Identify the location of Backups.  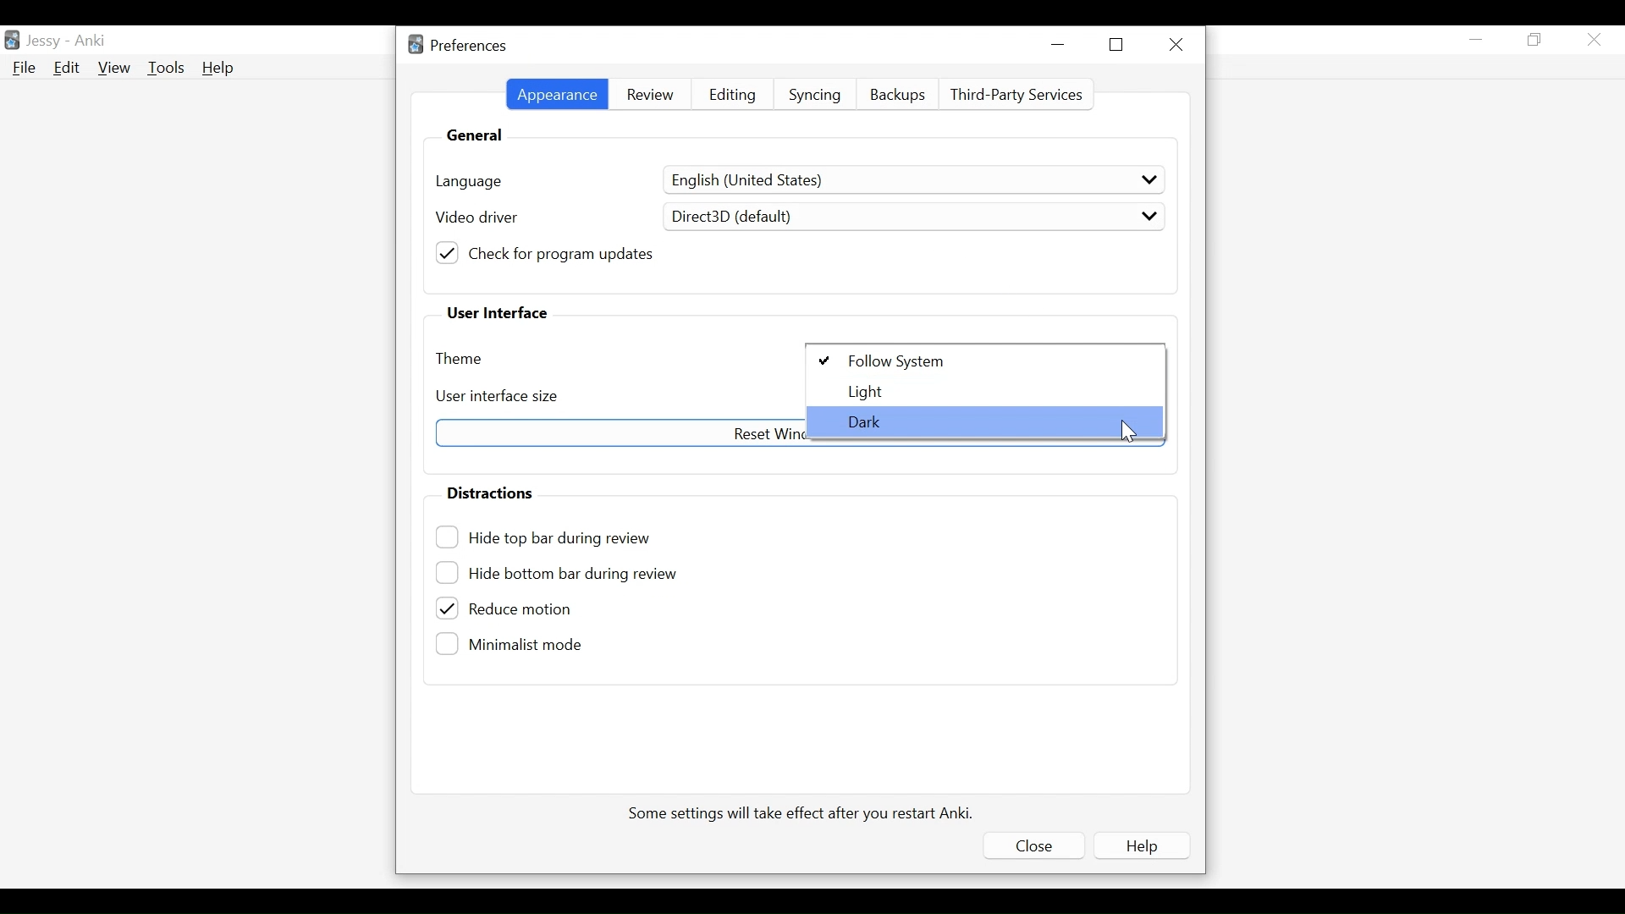
(900, 96).